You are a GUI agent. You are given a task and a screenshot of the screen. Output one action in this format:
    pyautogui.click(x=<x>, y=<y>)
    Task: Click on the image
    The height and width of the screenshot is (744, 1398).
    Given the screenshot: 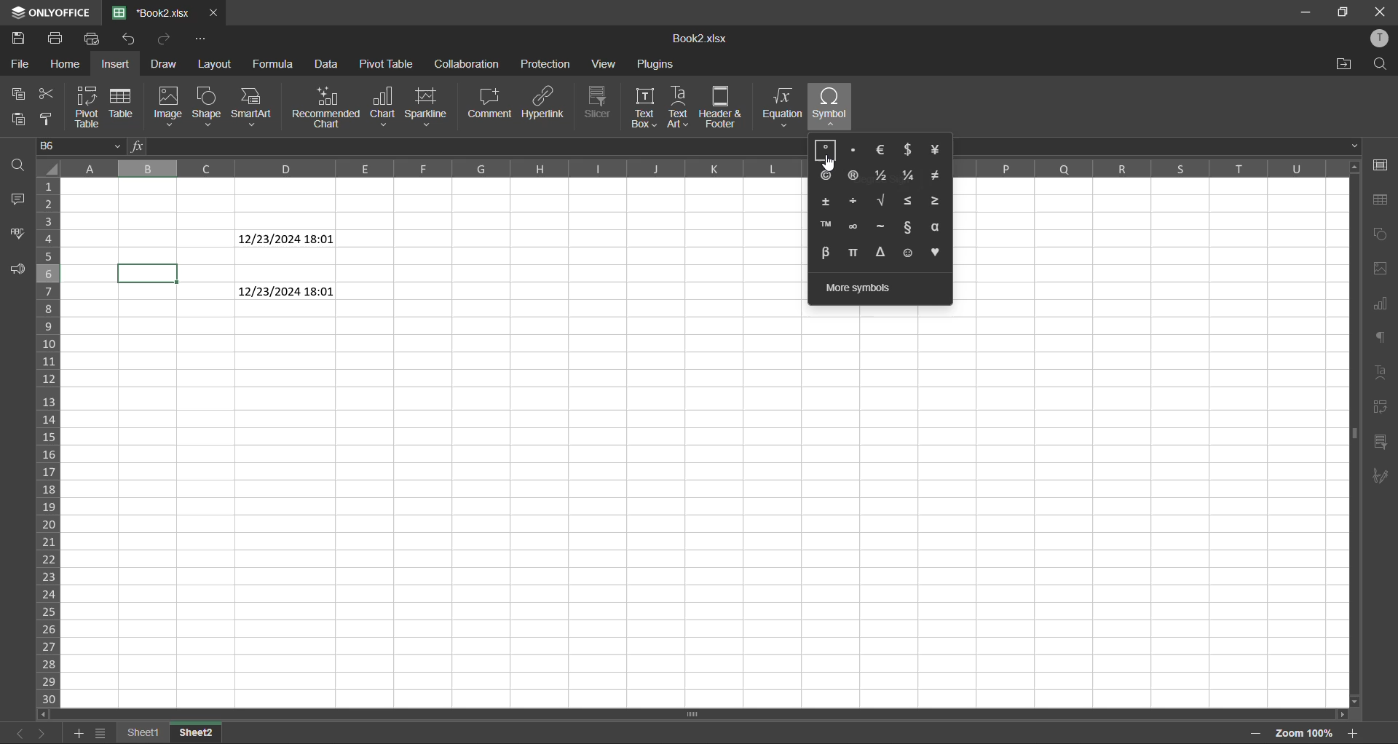 What is the action you would take?
    pyautogui.click(x=169, y=107)
    